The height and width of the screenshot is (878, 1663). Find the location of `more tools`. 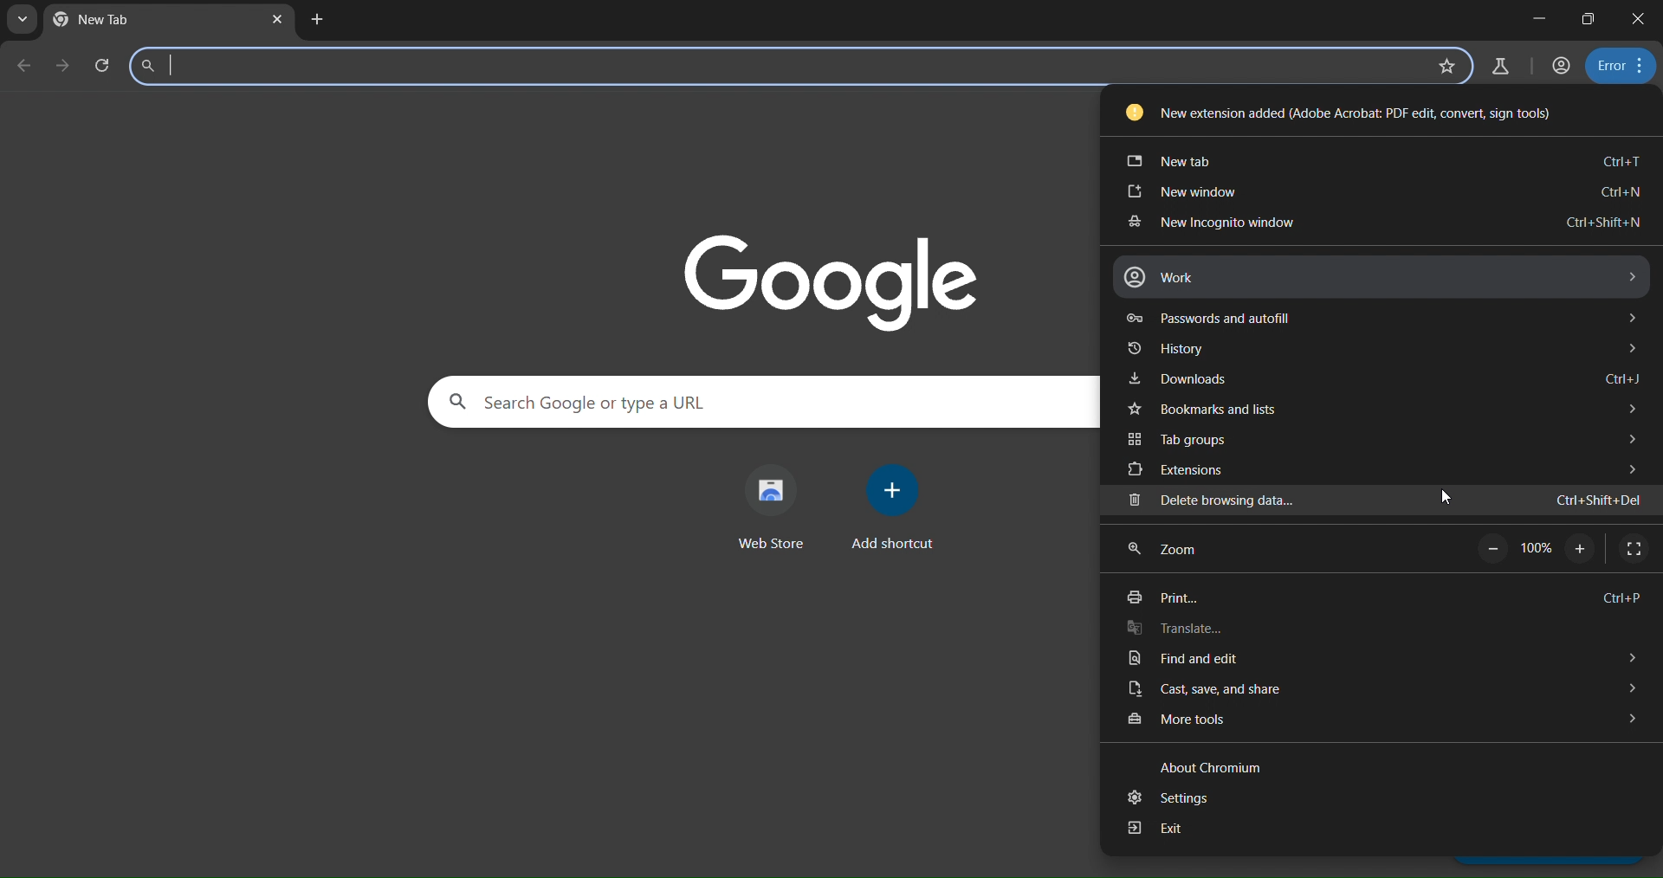

more tools is located at coordinates (1382, 721).